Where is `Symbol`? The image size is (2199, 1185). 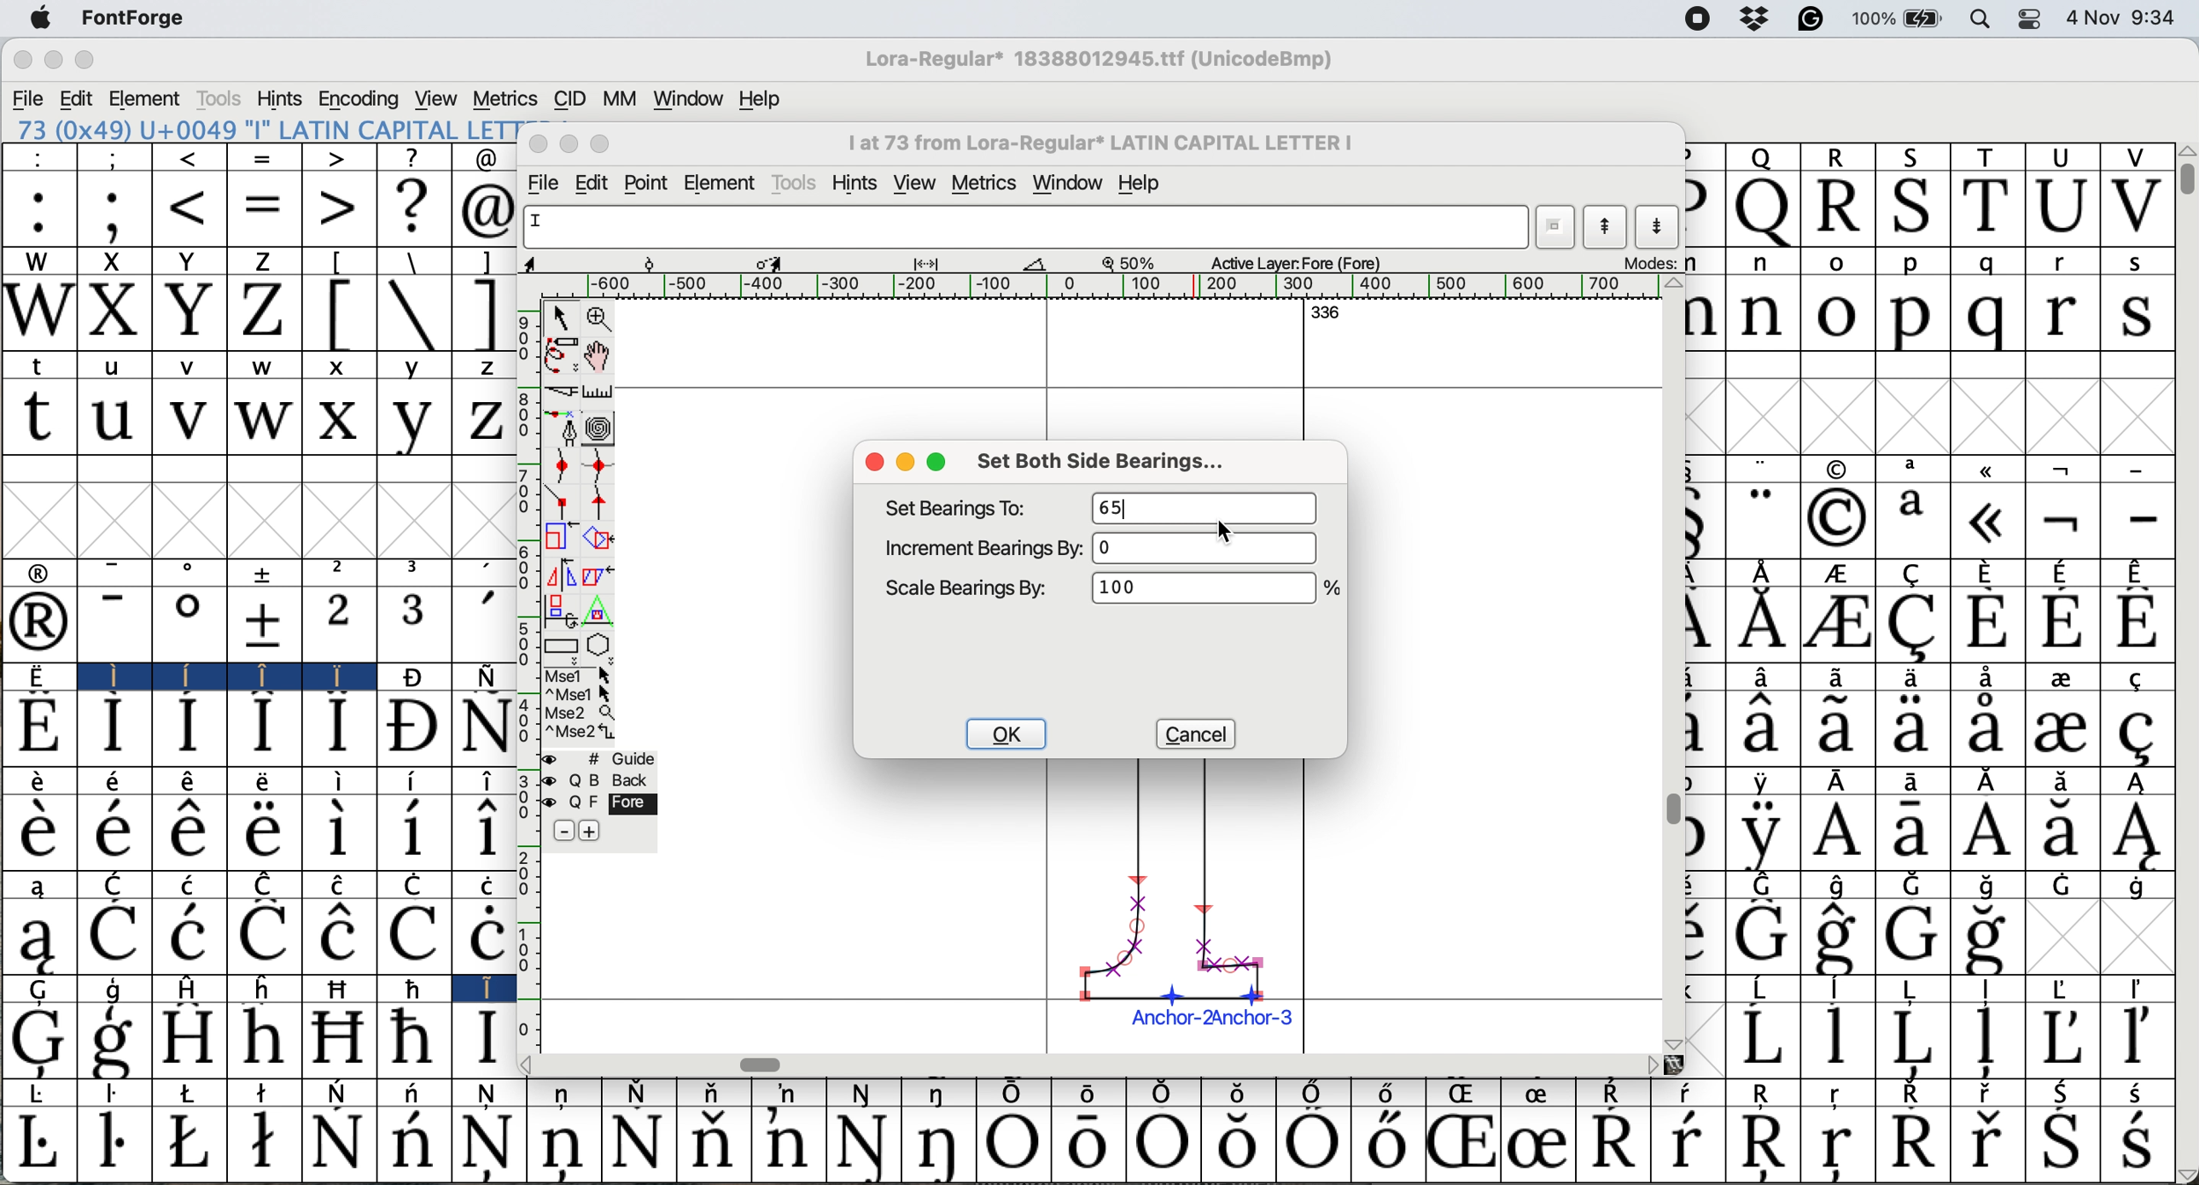
Symbol is located at coordinates (339, 727).